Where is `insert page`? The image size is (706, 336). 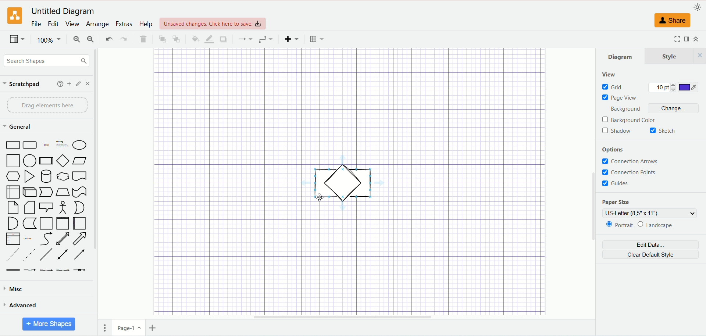
insert page is located at coordinates (155, 328).